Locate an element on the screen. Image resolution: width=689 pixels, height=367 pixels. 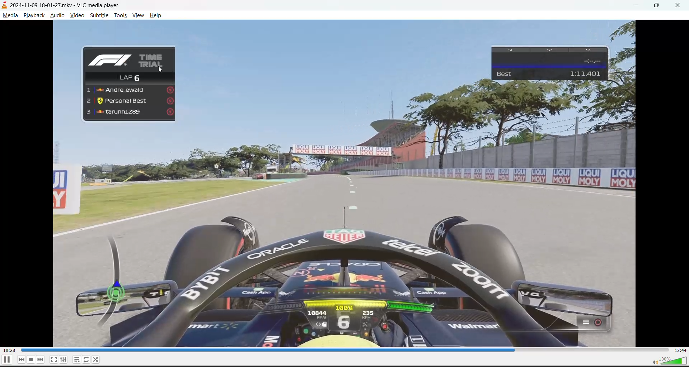
time trial is located at coordinates (129, 60).